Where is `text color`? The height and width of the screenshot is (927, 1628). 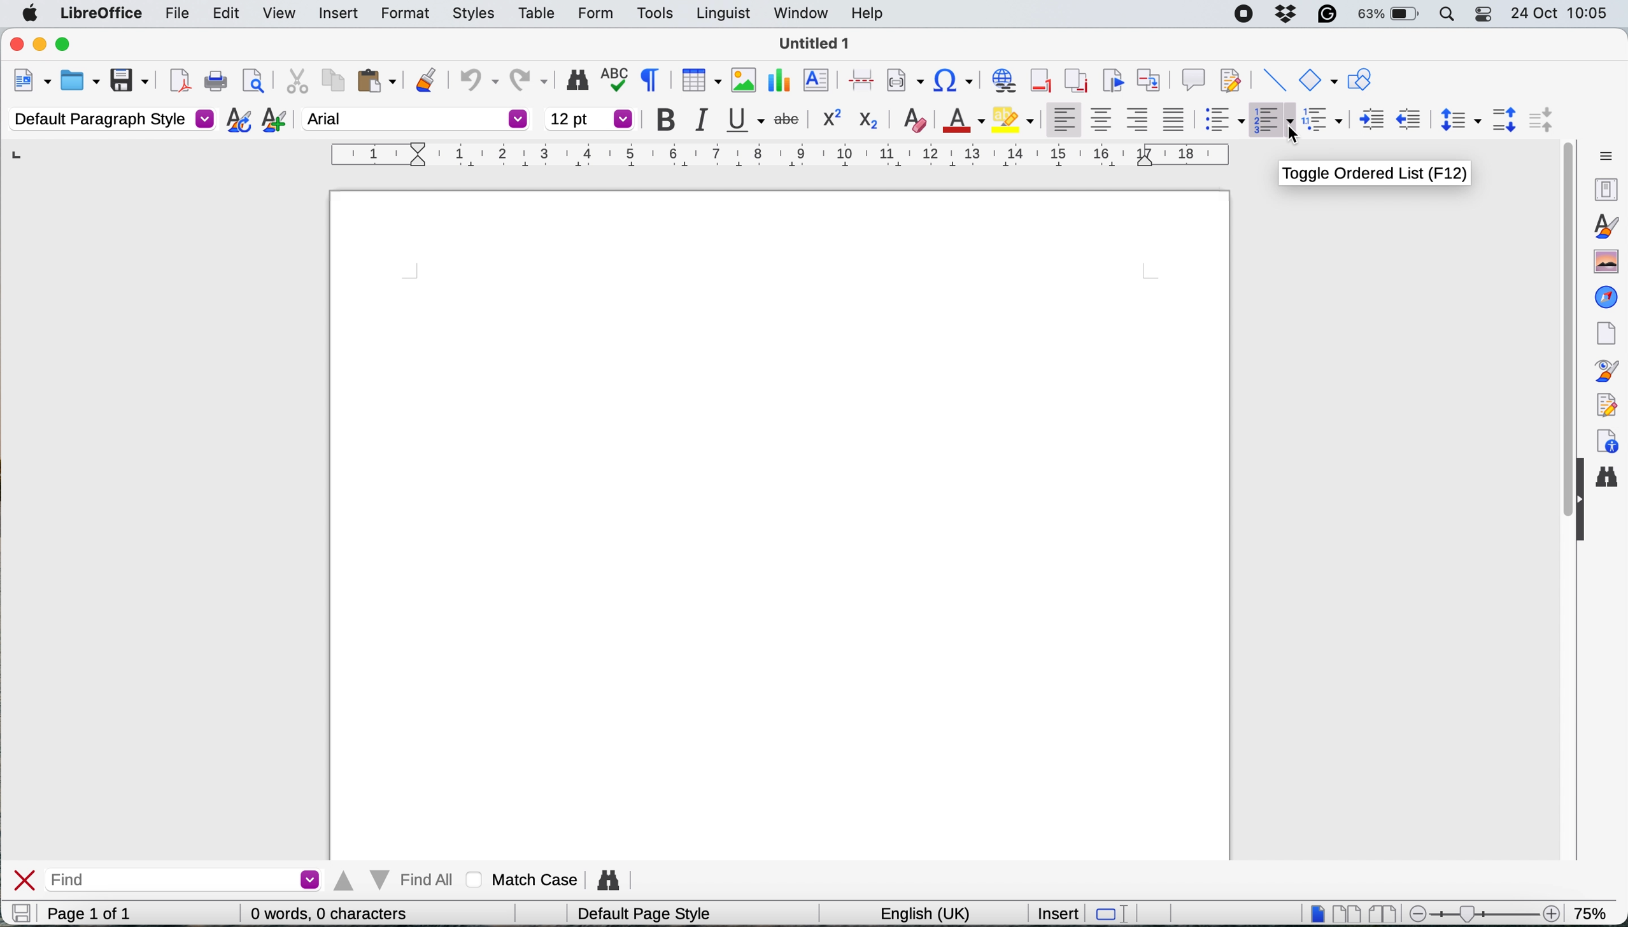
text color is located at coordinates (961, 119).